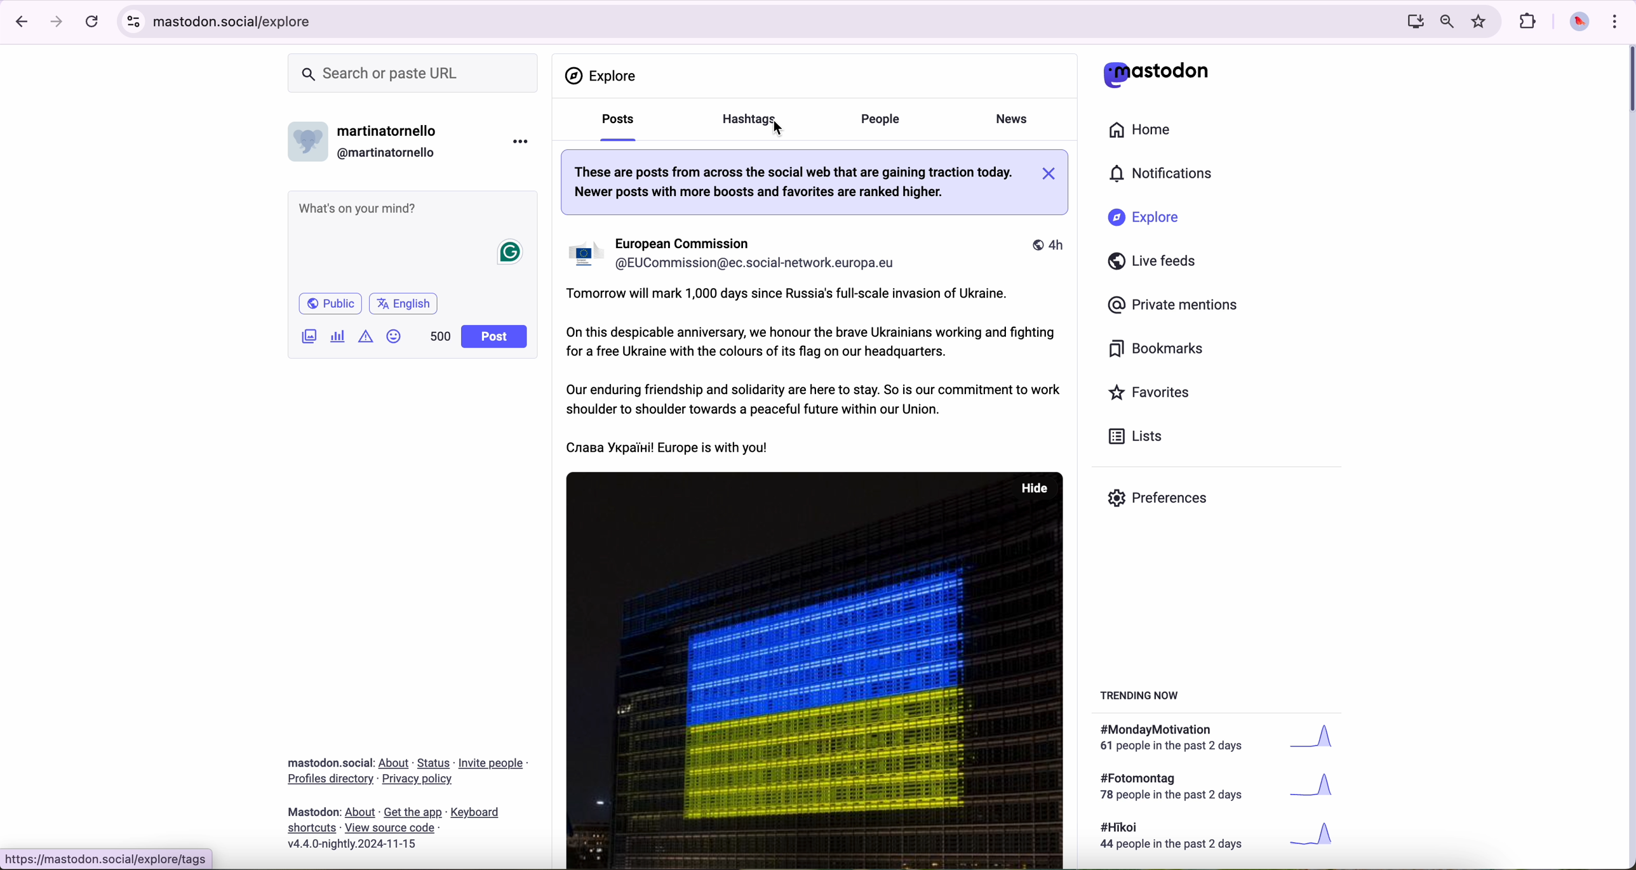 The height and width of the screenshot is (870, 1636). What do you see at coordinates (1529, 22) in the screenshot?
I see `extensions` at bounding box center [1529, 22].